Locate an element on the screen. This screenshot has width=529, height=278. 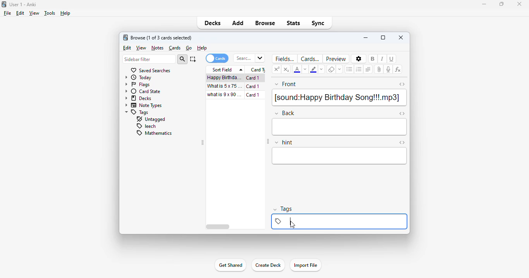
add is located at coordinates (239, 23).